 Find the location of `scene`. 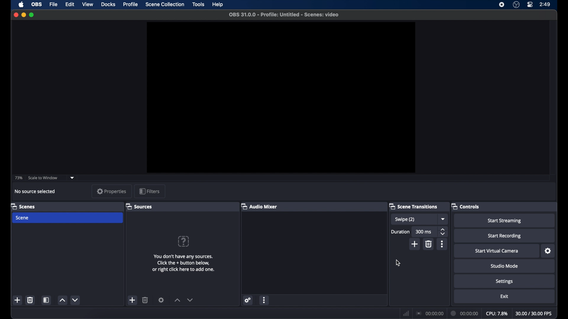

scene is located at coordinates (22, 218).